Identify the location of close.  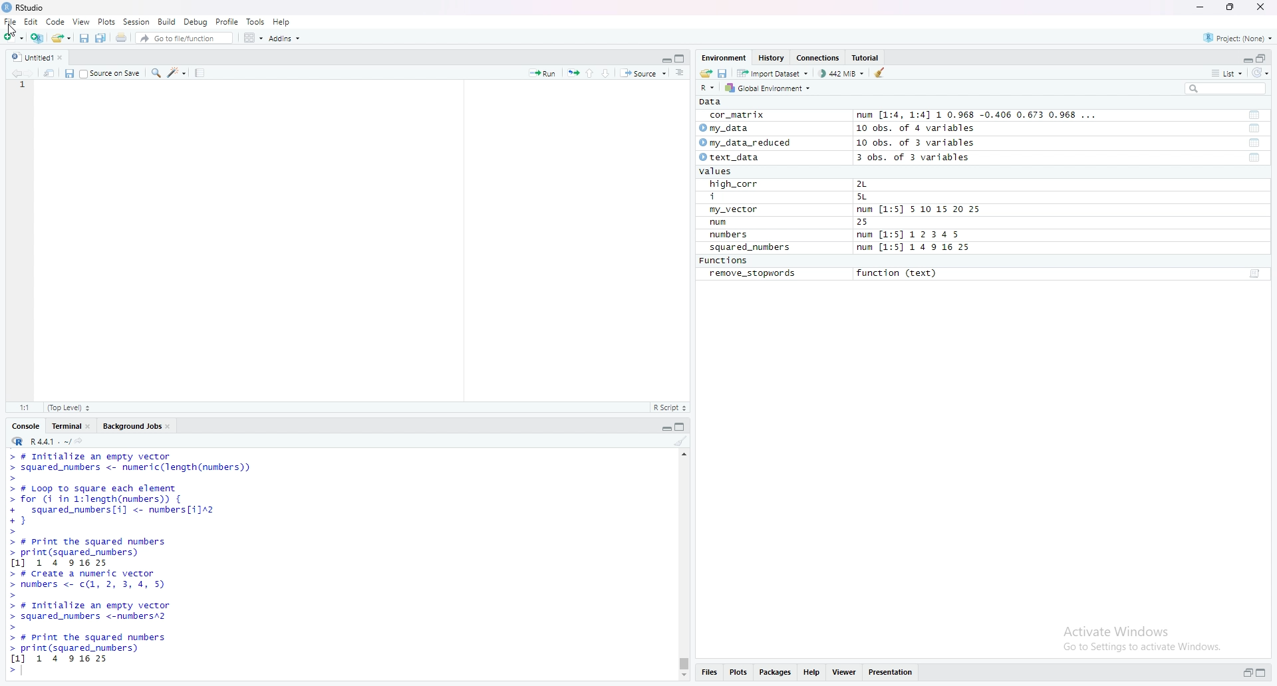
(90, 427).